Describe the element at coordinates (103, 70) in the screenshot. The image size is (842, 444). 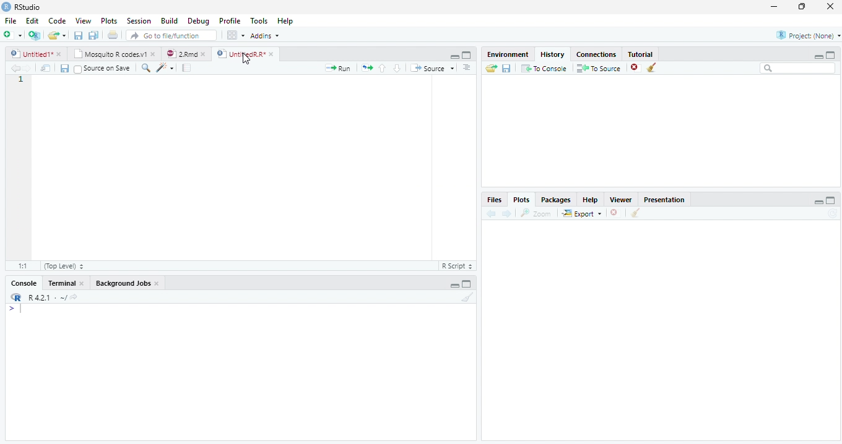
I see `Source on Save` at that location.